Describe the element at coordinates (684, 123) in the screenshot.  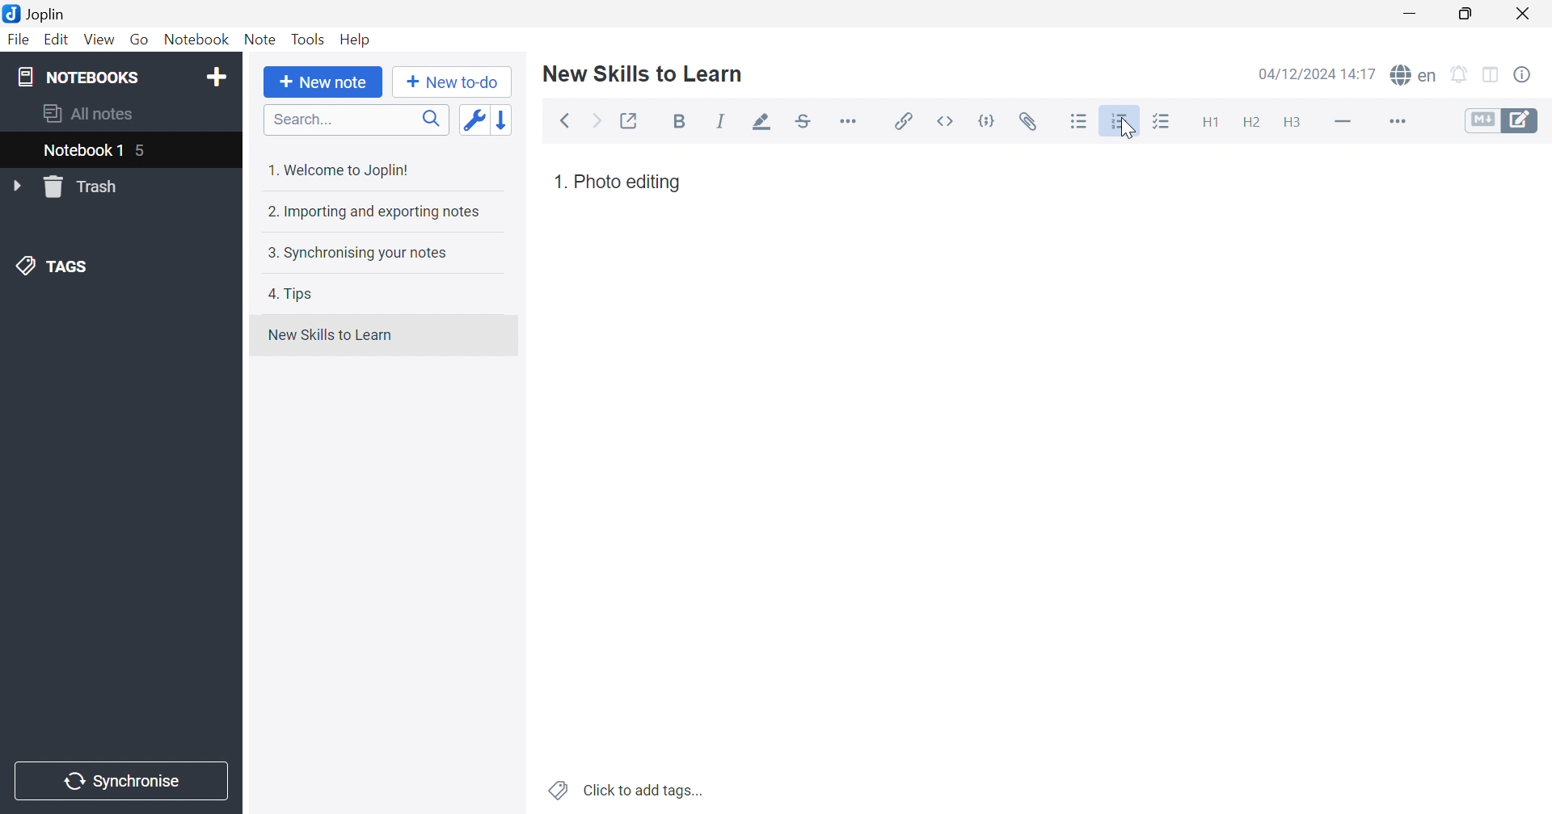
I see `Bold` at that location.